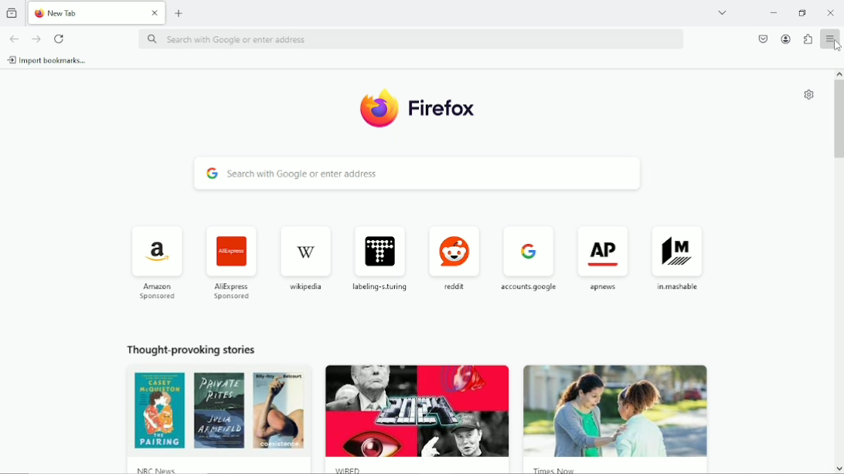  What do you see at coordinates (727, 13) in the screenshot?
I see `list all tabs` at bounding box center [727, 13].